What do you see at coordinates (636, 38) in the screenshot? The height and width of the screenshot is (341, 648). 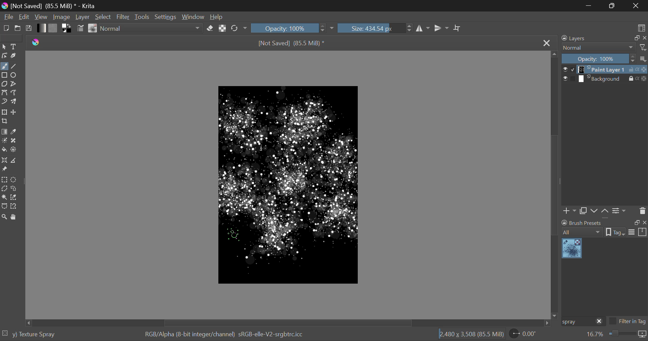 I see `restore` at bounding box center [636, 38].